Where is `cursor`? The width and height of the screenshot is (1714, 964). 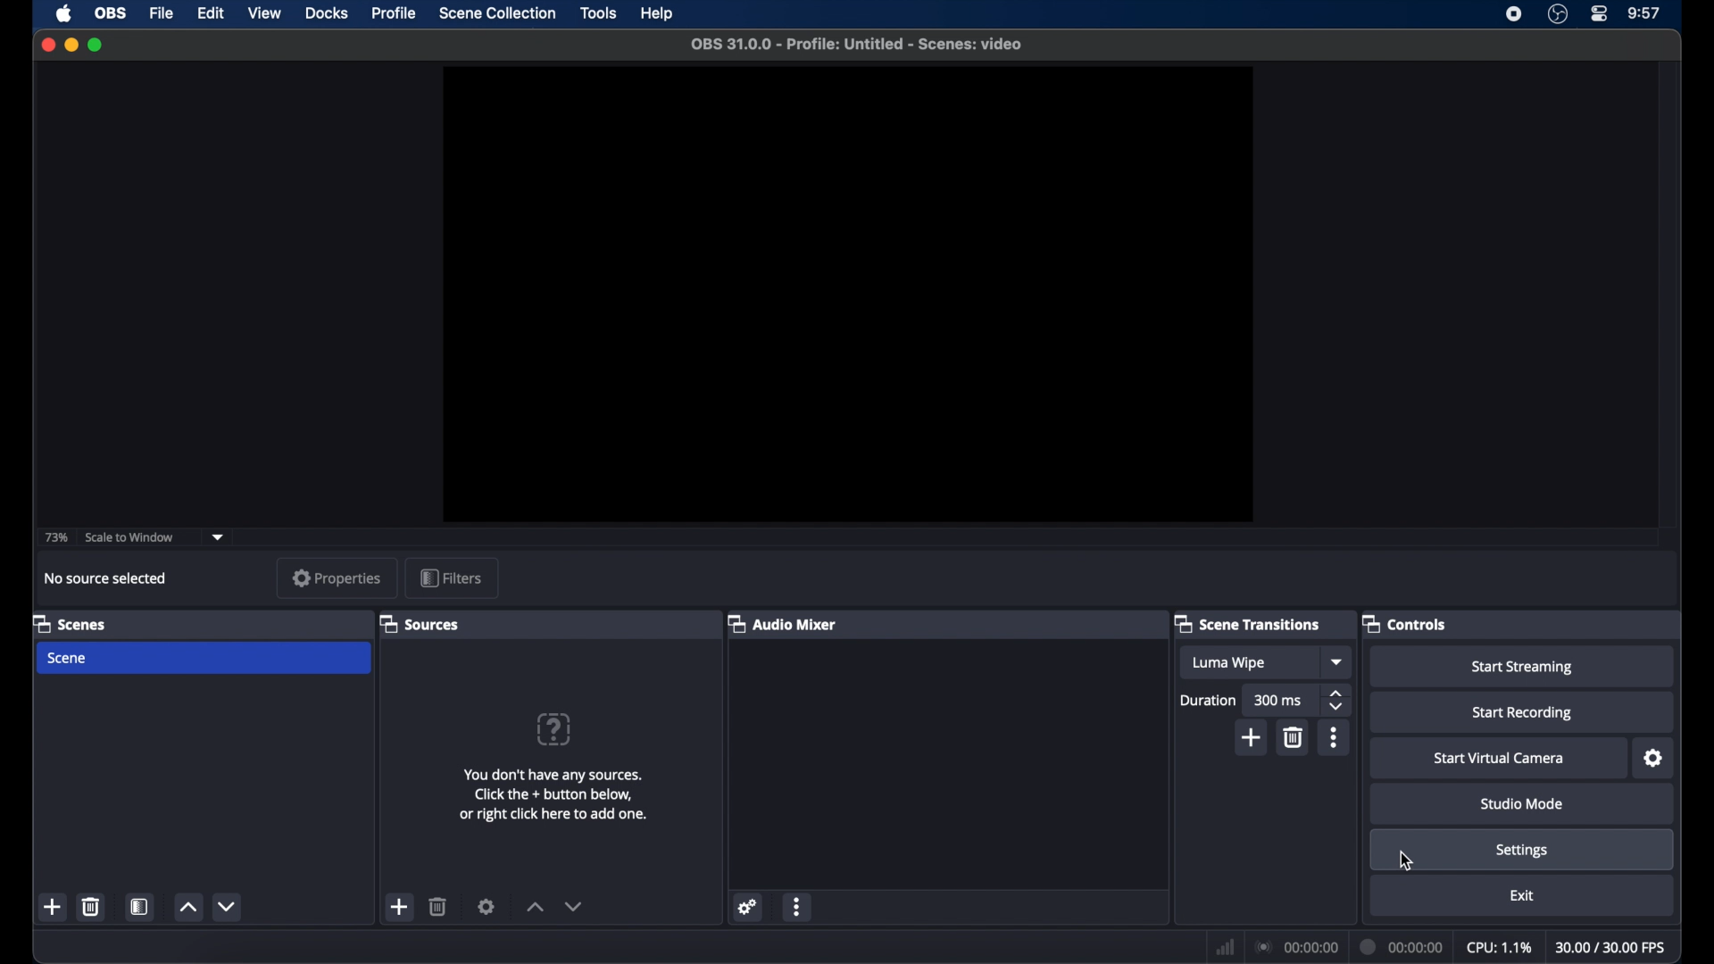
cursor is located at coordinates (1405, 860).